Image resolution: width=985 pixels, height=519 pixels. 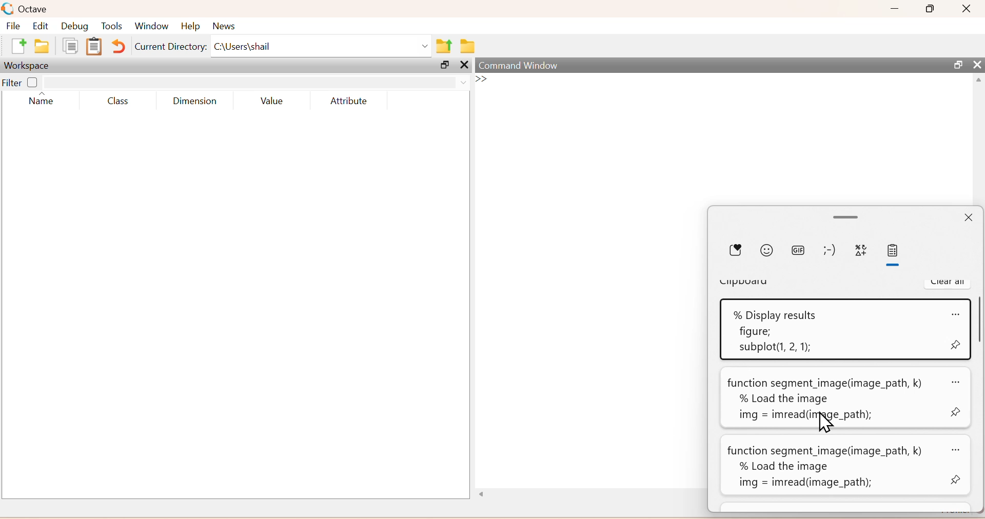 What do you see at coordinates (445, 47) in the screenshot?
I see `one directory up` at bounding box center [445, 47].